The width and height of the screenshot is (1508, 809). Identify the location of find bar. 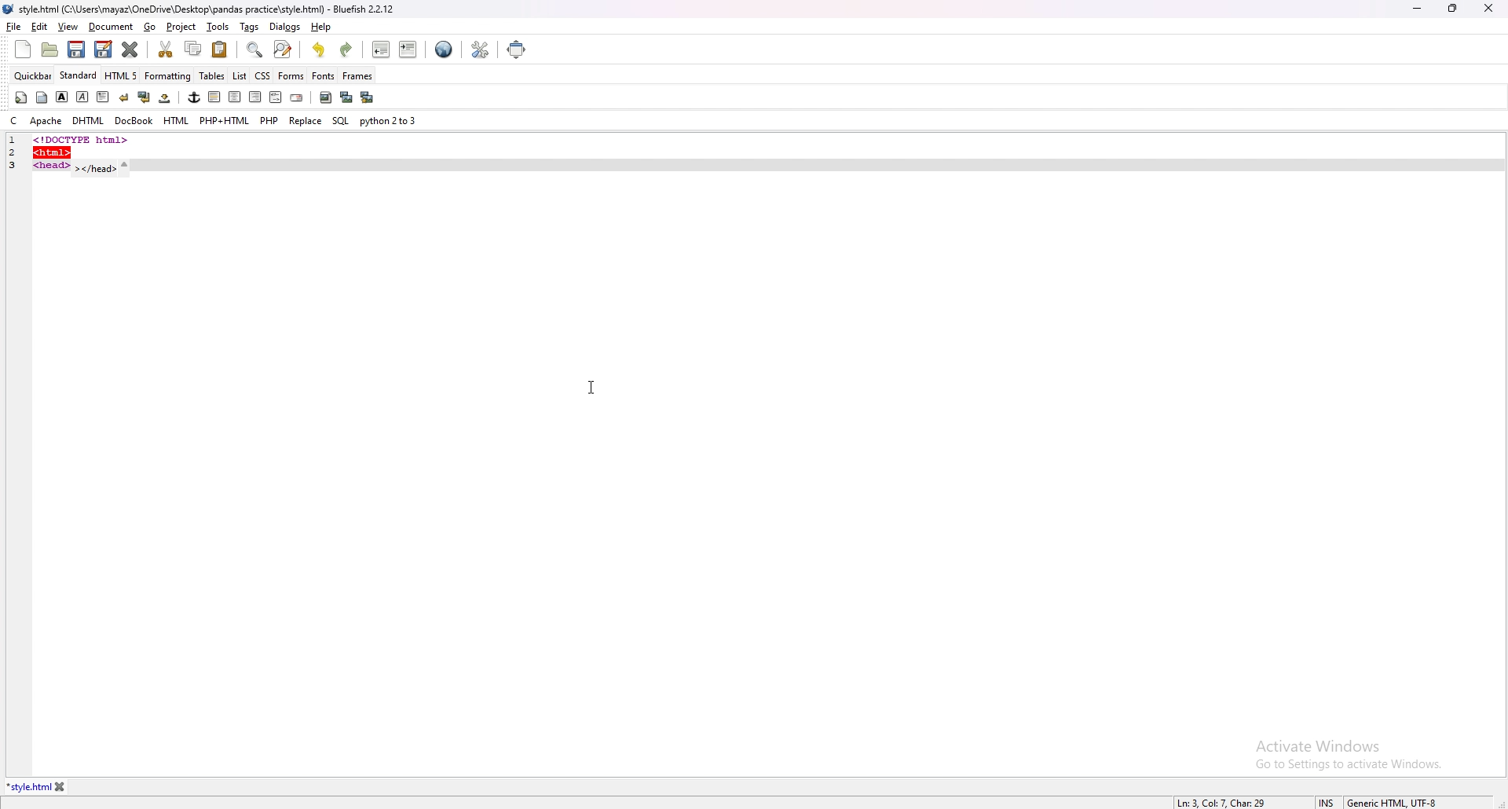
(255, 50).